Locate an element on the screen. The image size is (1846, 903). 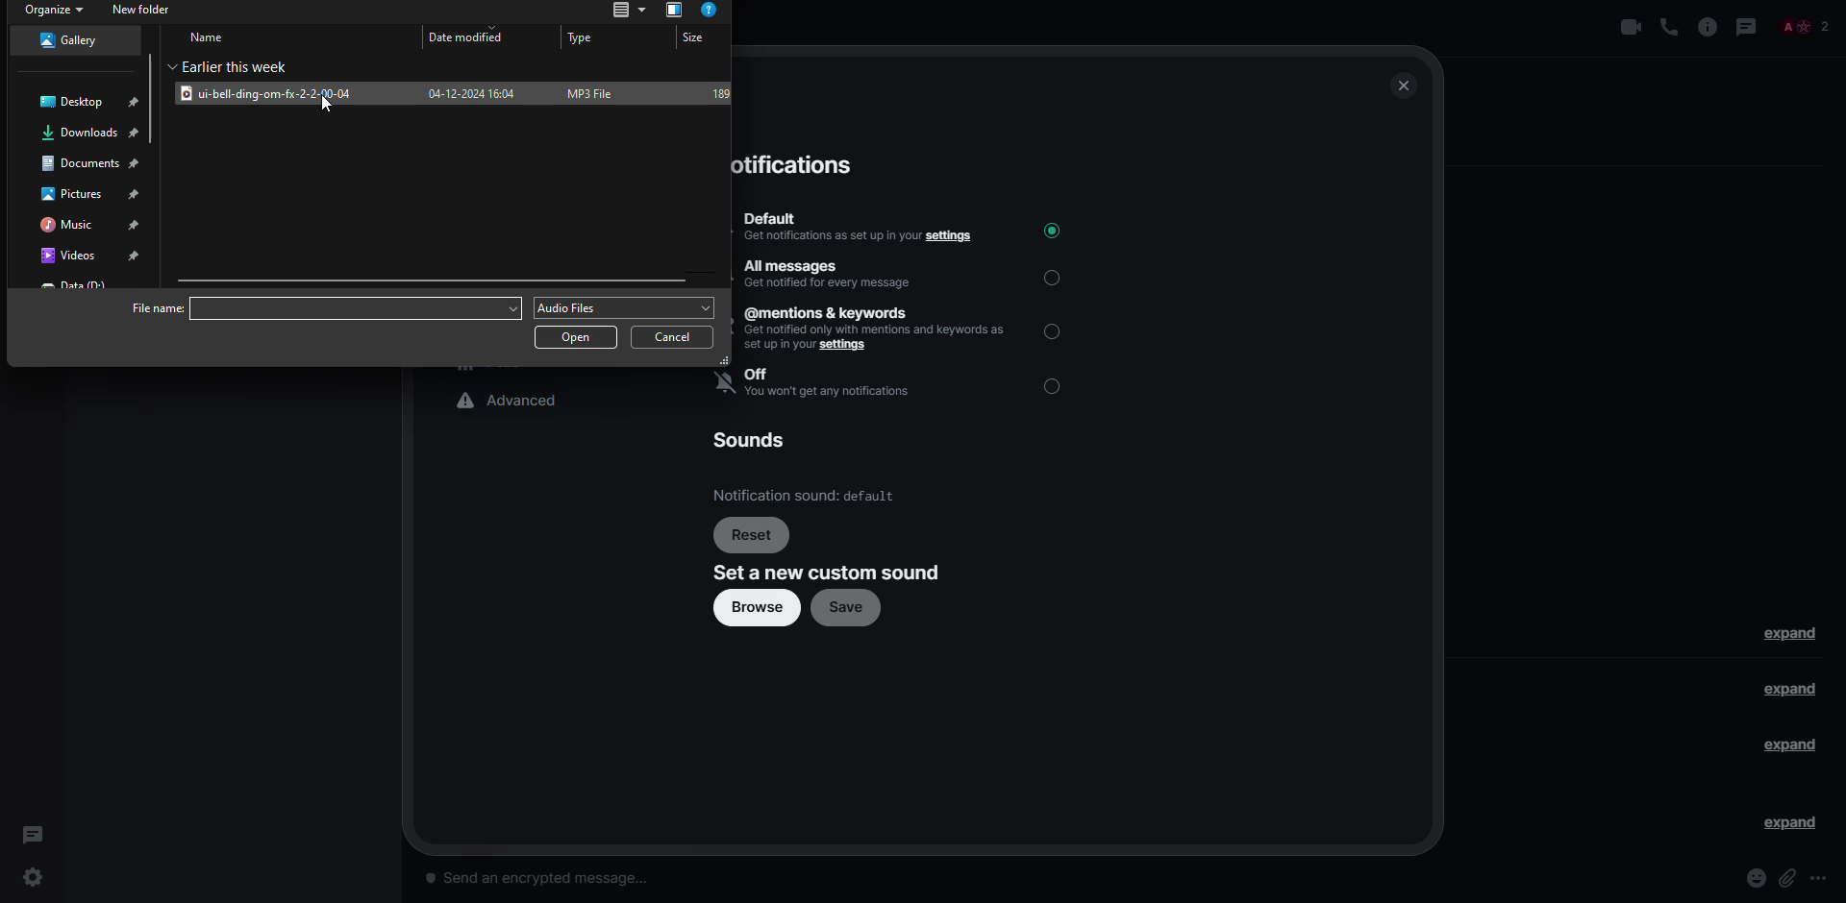
new folder is located at coordinates (150, 10).